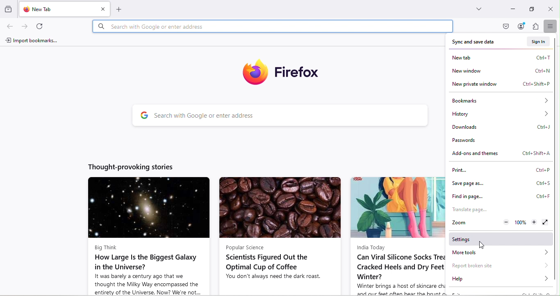 Image resolution: width=560 pixels, height=296 pixels. Describe the element at coordinates (275, 266) in the screenshot. I see `Popular Science

Scientists Figured Out the
Optimal Cup of Coffee

You don't always need the dark roast.` at that location.